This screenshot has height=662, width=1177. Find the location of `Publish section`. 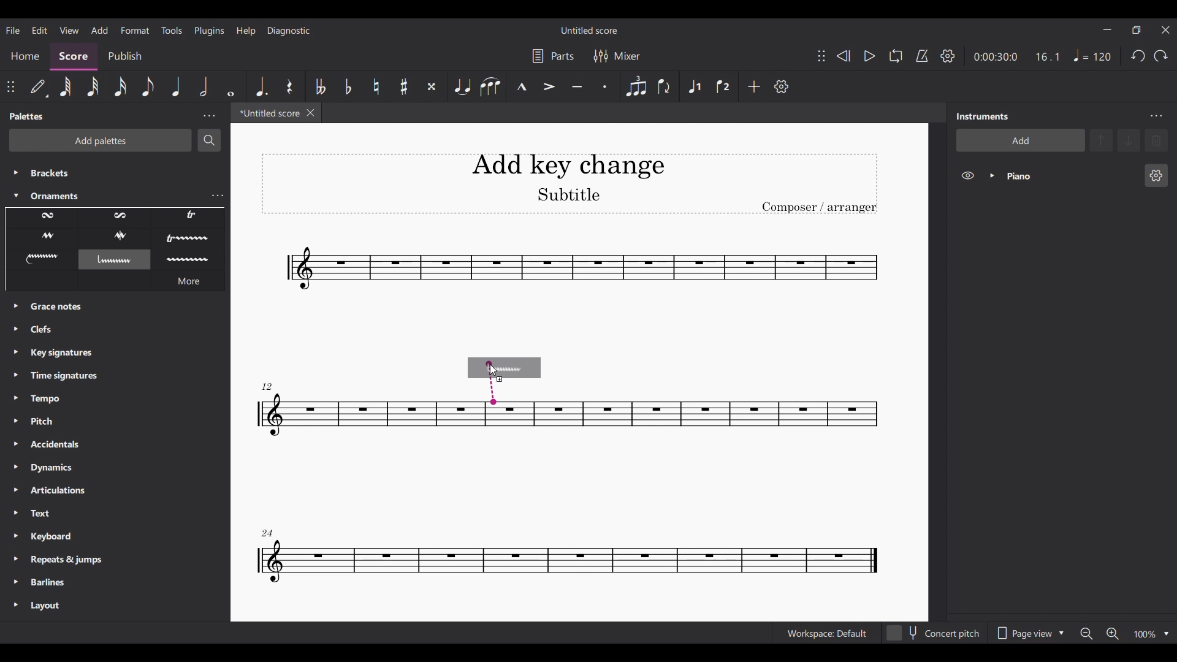

Publish section is located at coordinates (125, 57).